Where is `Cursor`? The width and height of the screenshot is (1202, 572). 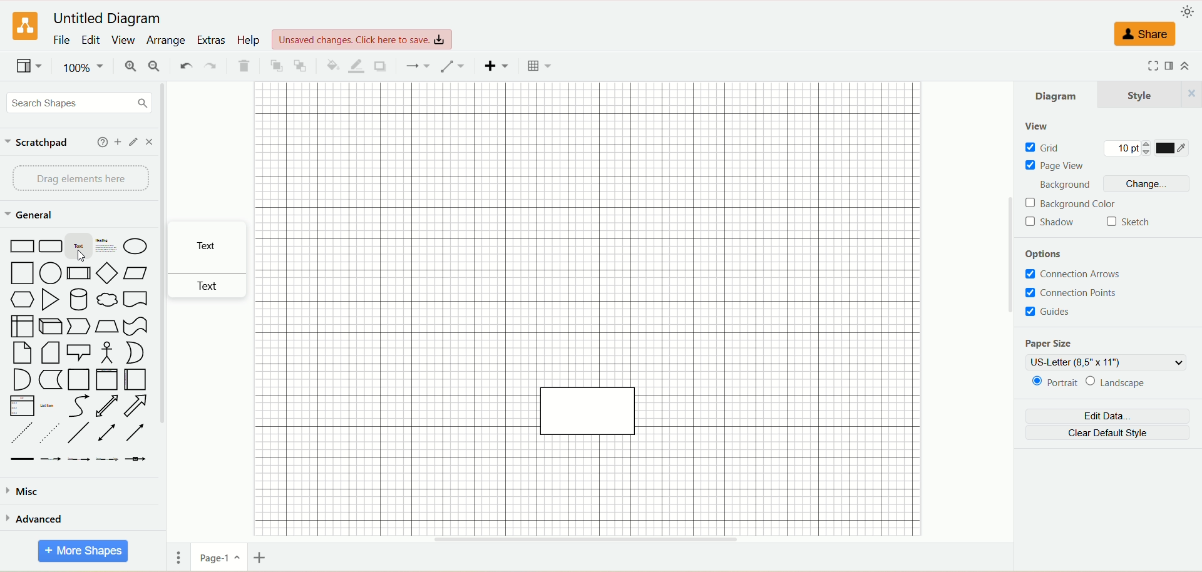 Cursor is located at coordinates (85, 257).